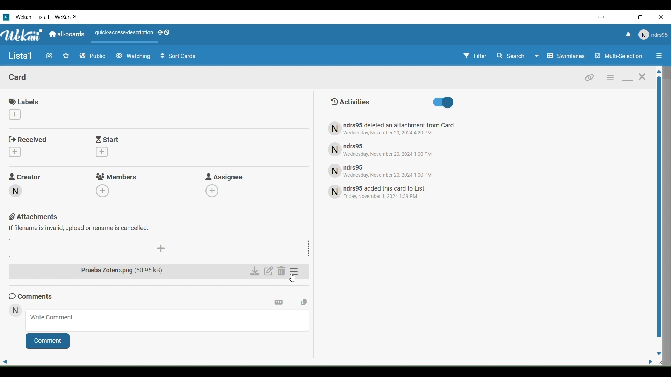 Image resolution: width=671 pixels, height=377 pixels. I want to click on Delete, so click(281, 272).